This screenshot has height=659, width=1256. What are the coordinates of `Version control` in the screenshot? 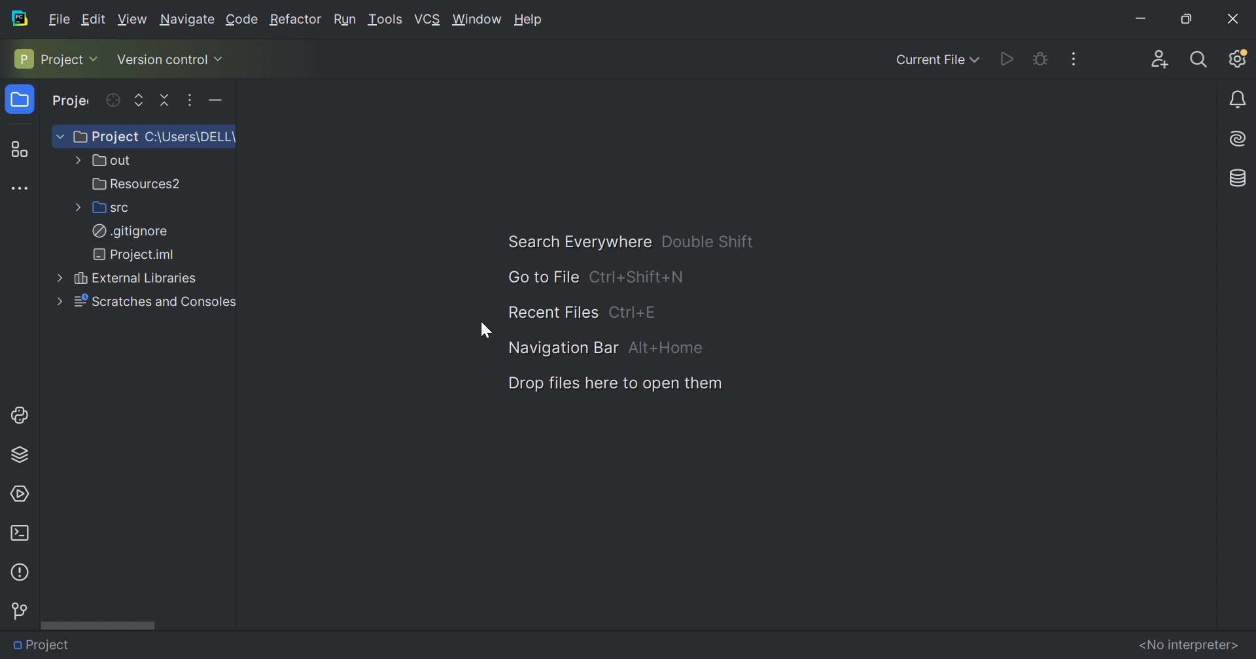 It's located at (18, 611).